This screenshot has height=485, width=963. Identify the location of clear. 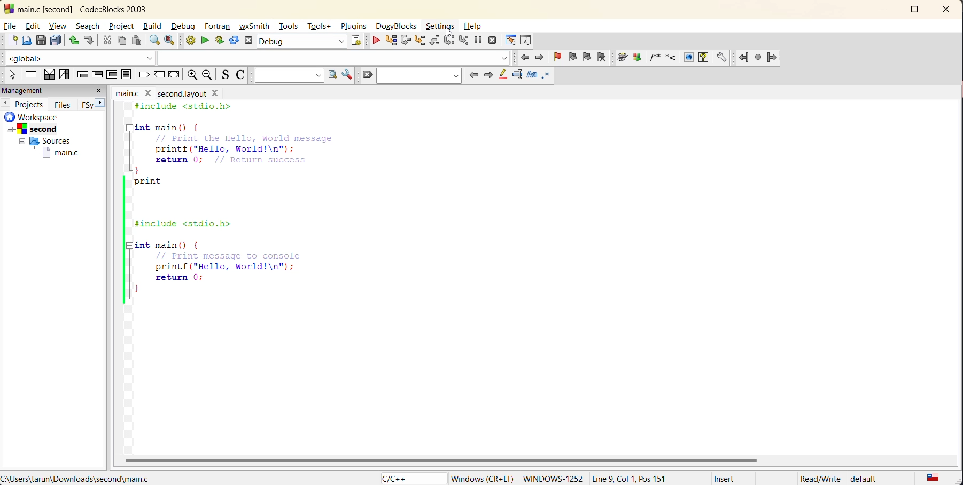
(368, 75).